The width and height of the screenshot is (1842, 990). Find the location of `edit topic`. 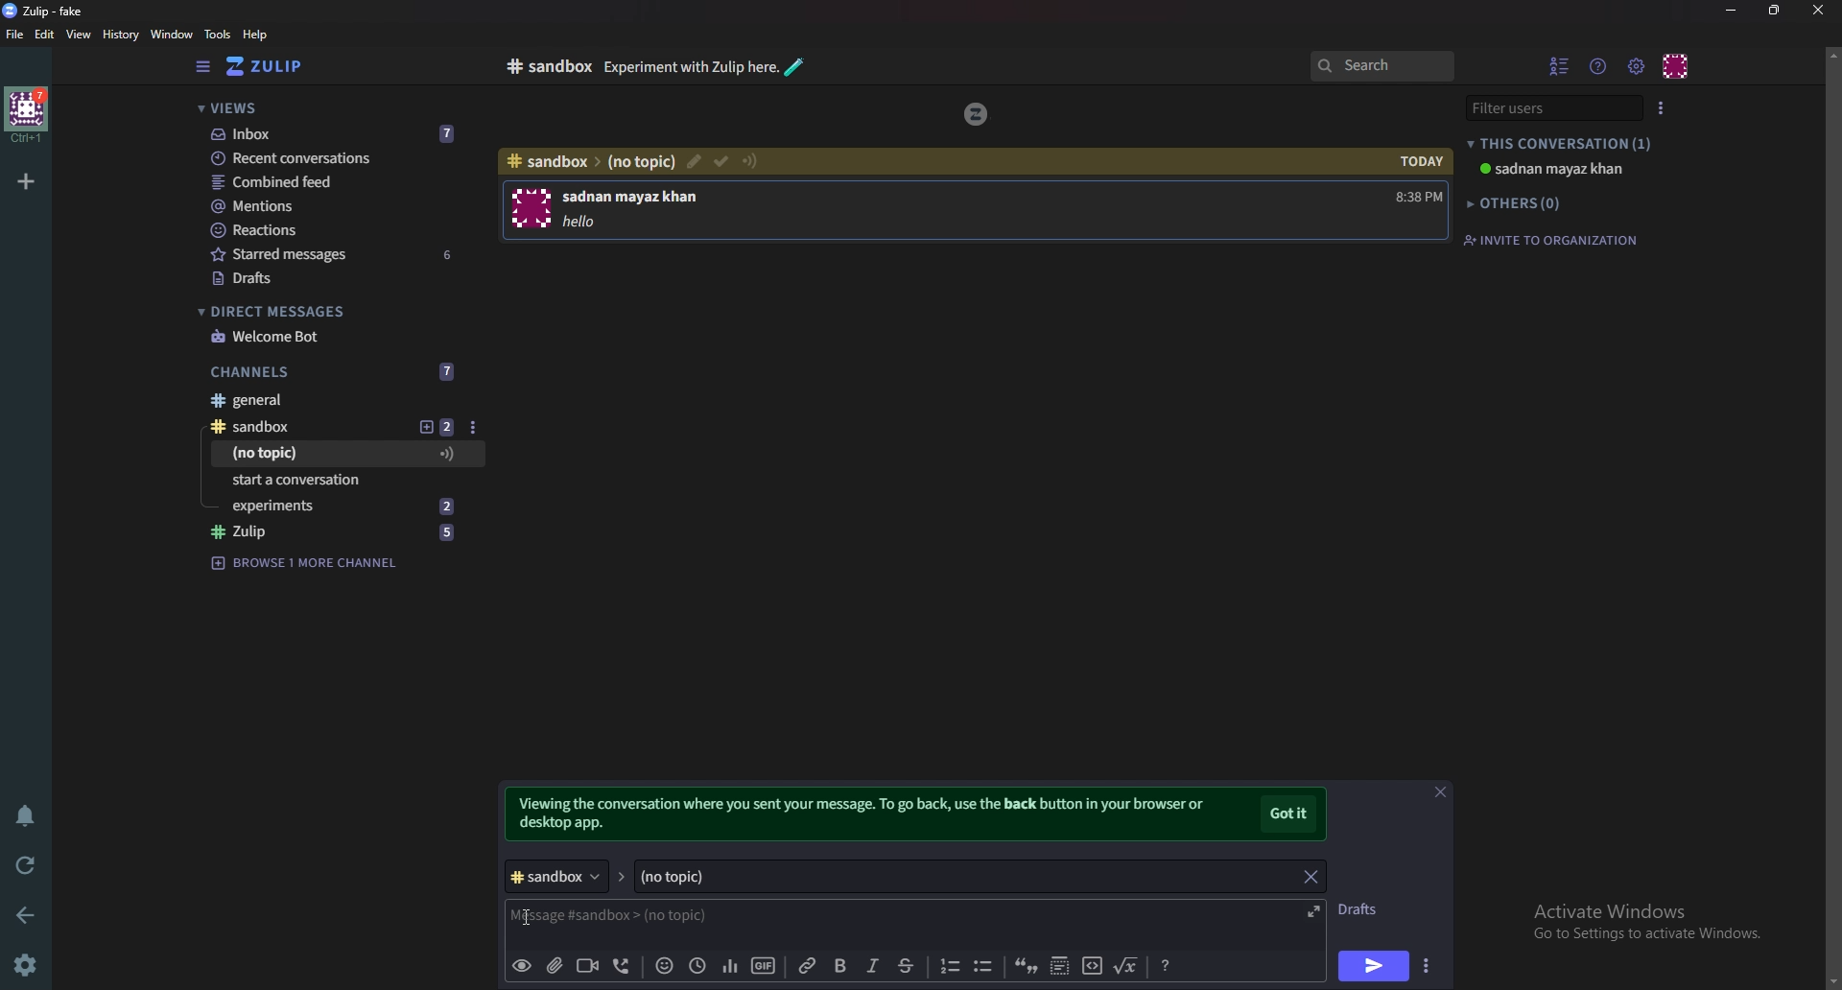

edit topic is located at coordinates (694, 160).